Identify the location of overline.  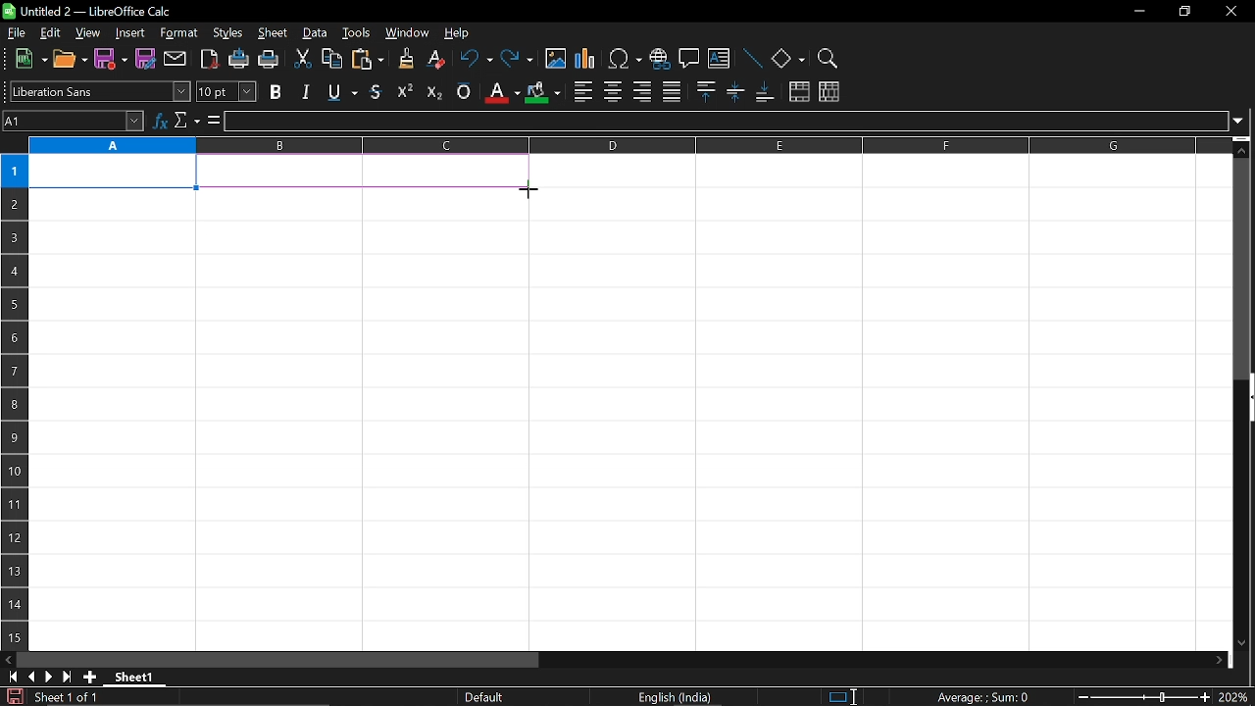
(464, 92).